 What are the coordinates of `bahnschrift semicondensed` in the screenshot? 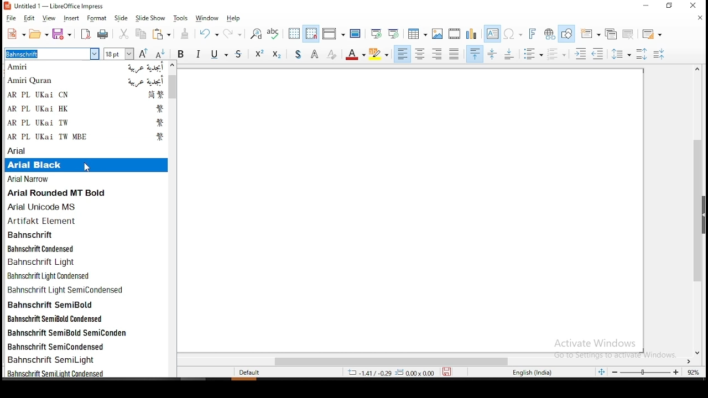 It's located at (85, 346).